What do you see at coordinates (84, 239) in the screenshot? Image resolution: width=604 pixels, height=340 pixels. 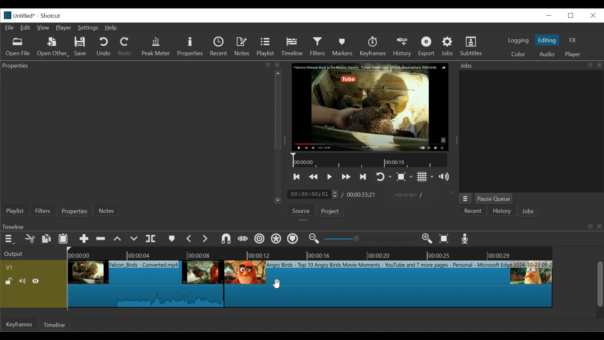 I see `Append` at bounding box center [84, 239].